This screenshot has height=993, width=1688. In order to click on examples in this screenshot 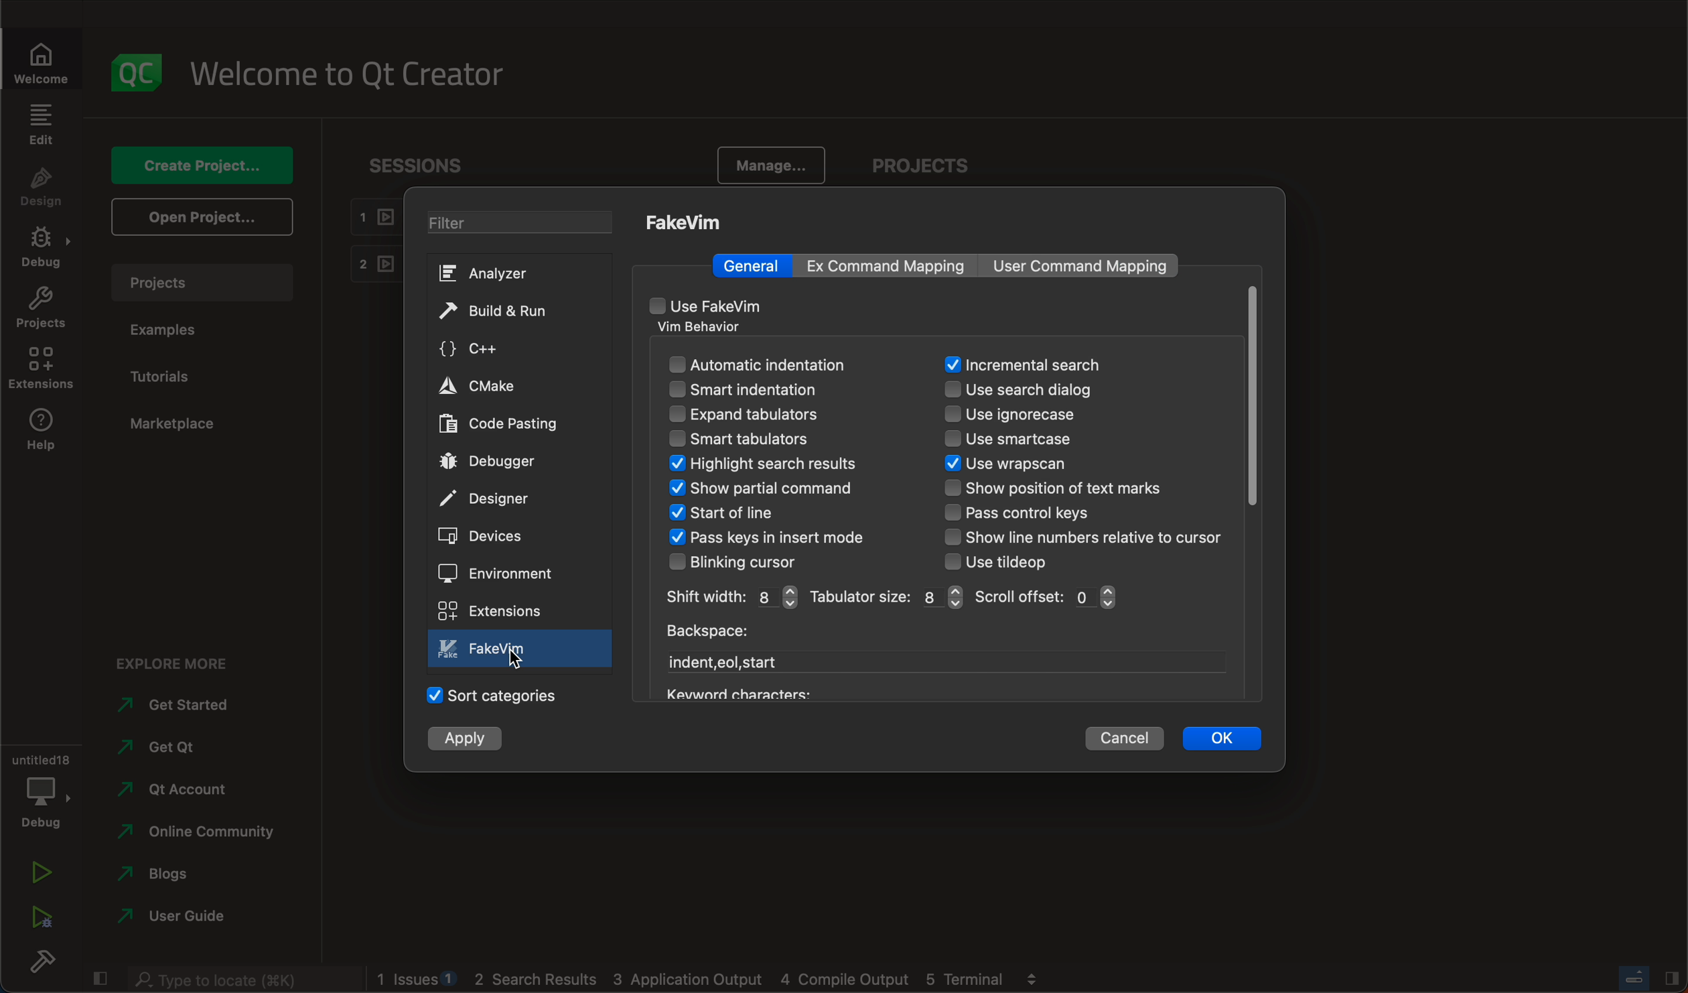, I will do `click(169, 329)`.